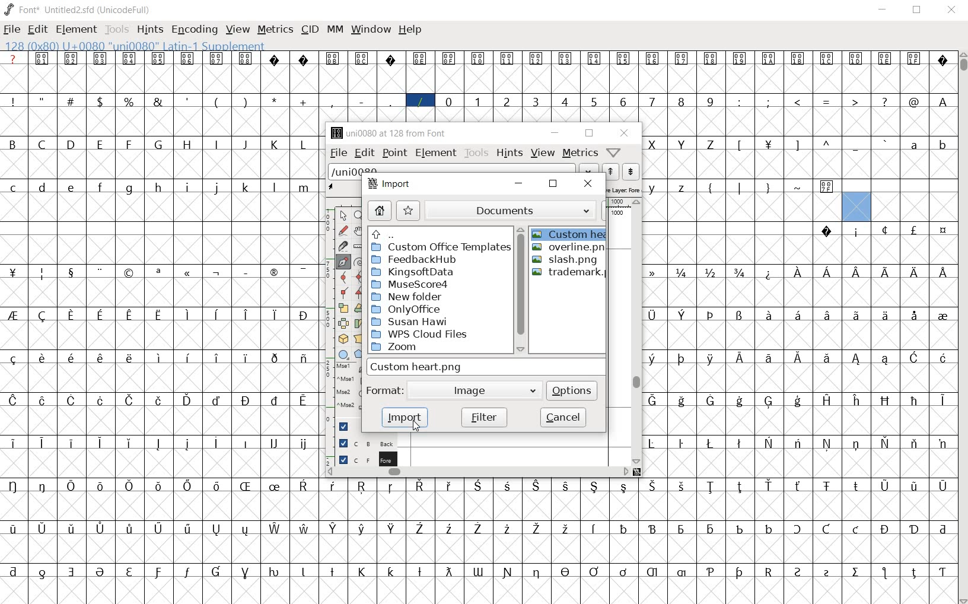 Image resolution: width=968 pixels, height=604 pixels. I want to click on glyph, so click(420, 572).